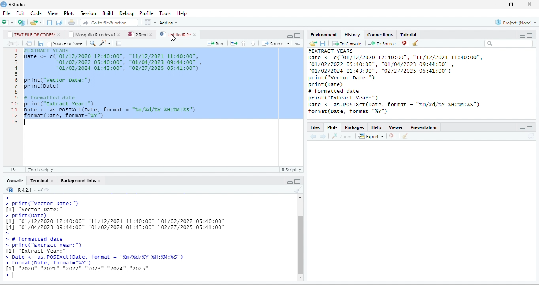  I want to click on close, so click(52, 180).